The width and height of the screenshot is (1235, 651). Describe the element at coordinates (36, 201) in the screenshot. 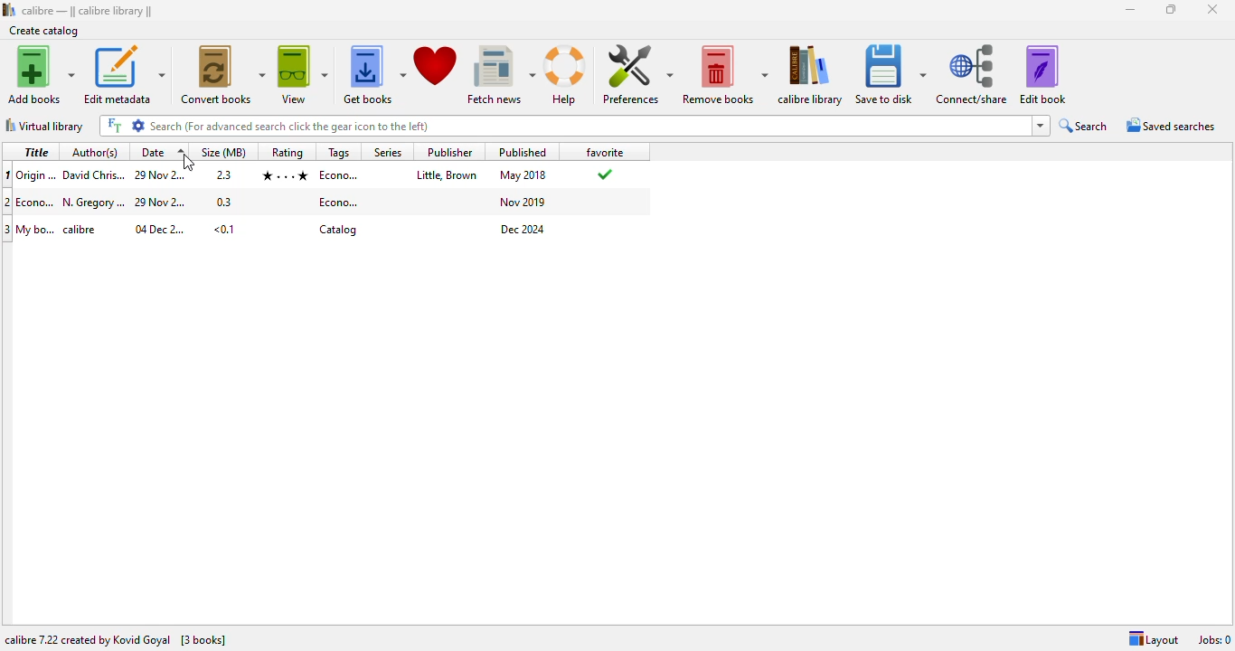

I see `title` at that location.